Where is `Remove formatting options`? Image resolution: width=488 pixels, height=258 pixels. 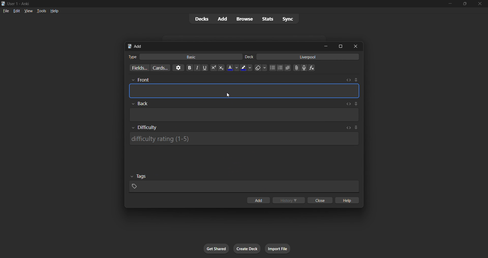
Remove formatting options is located at coordinates (261, 68).